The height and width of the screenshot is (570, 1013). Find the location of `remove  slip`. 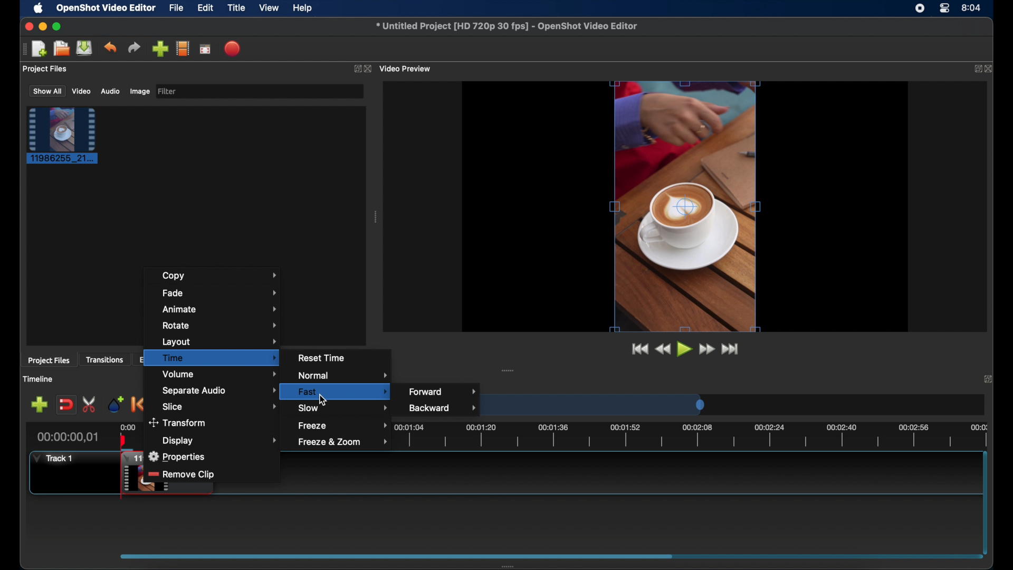

remove  slip is located at coordinates (183, 475).